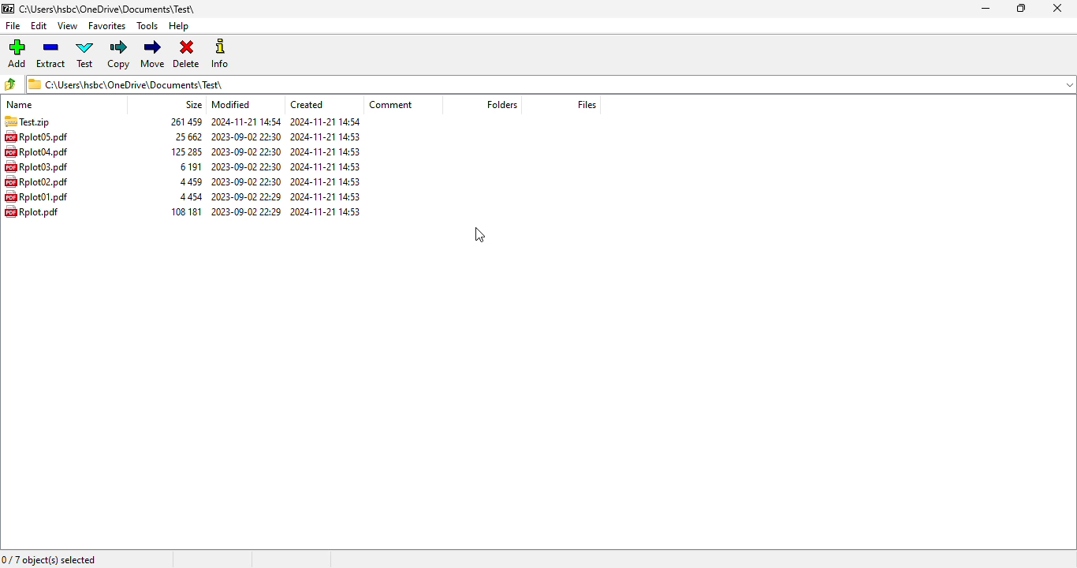 This screenshot has height=568, width=1077. What do you see at coordinates (325, 122) in the screenshot?
I see `created date & time` at bounding box center [325, 122].